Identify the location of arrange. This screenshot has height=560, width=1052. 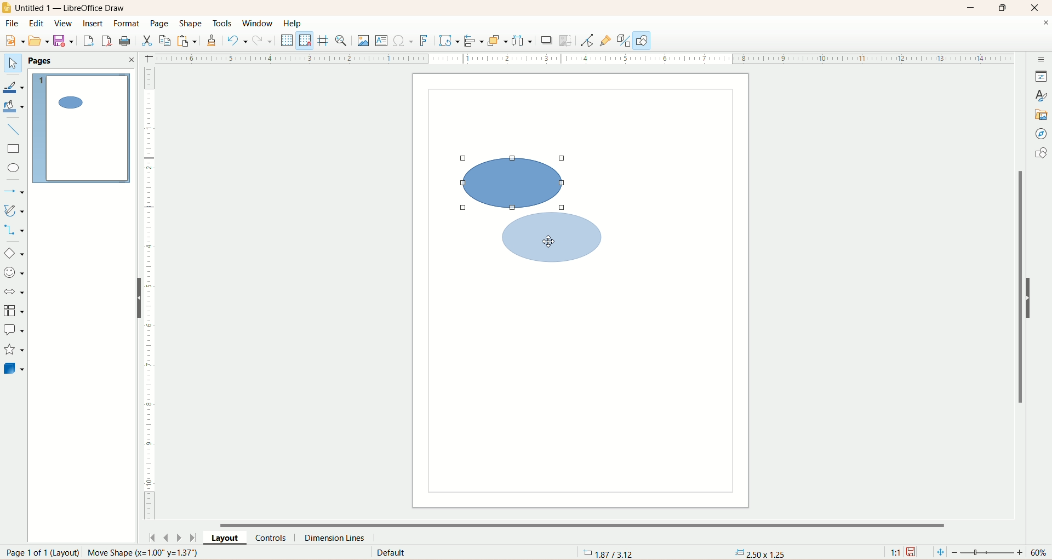
(498, 42).